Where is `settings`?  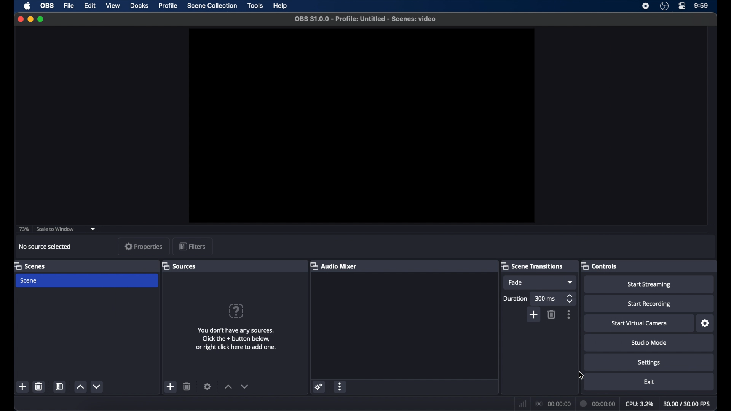 settings is located at coordinates (705, 323).